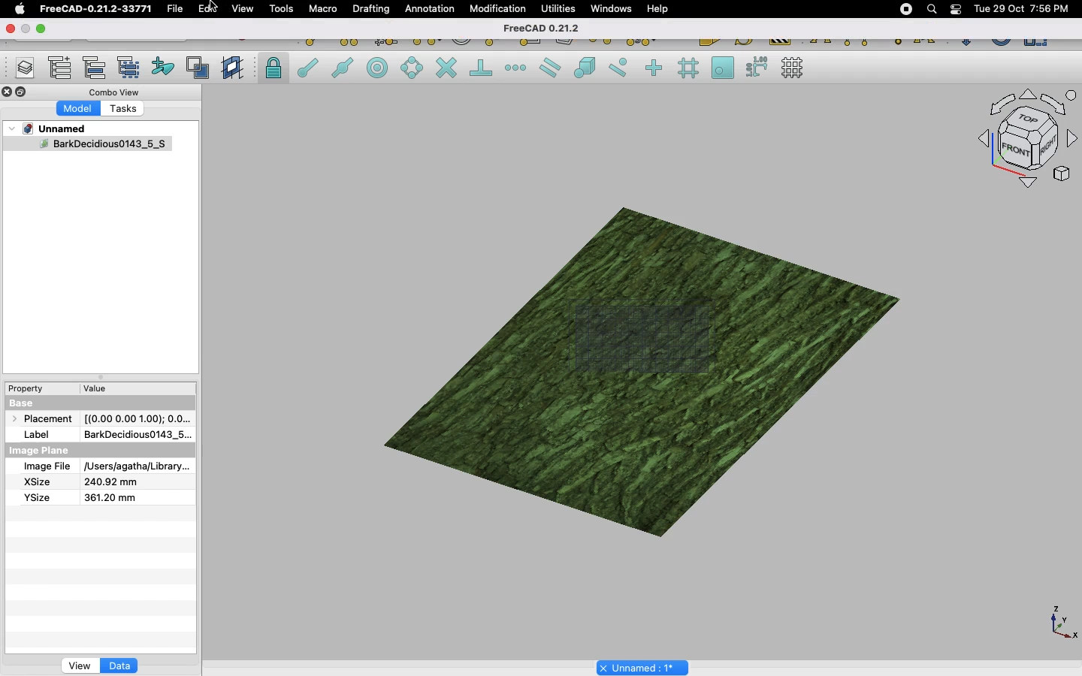 This screenshot has height=676, width=1082. What do you see at coordinates (517, 68) in the screenshot?
I see `Snap extension` at bounding box center [517, 68].